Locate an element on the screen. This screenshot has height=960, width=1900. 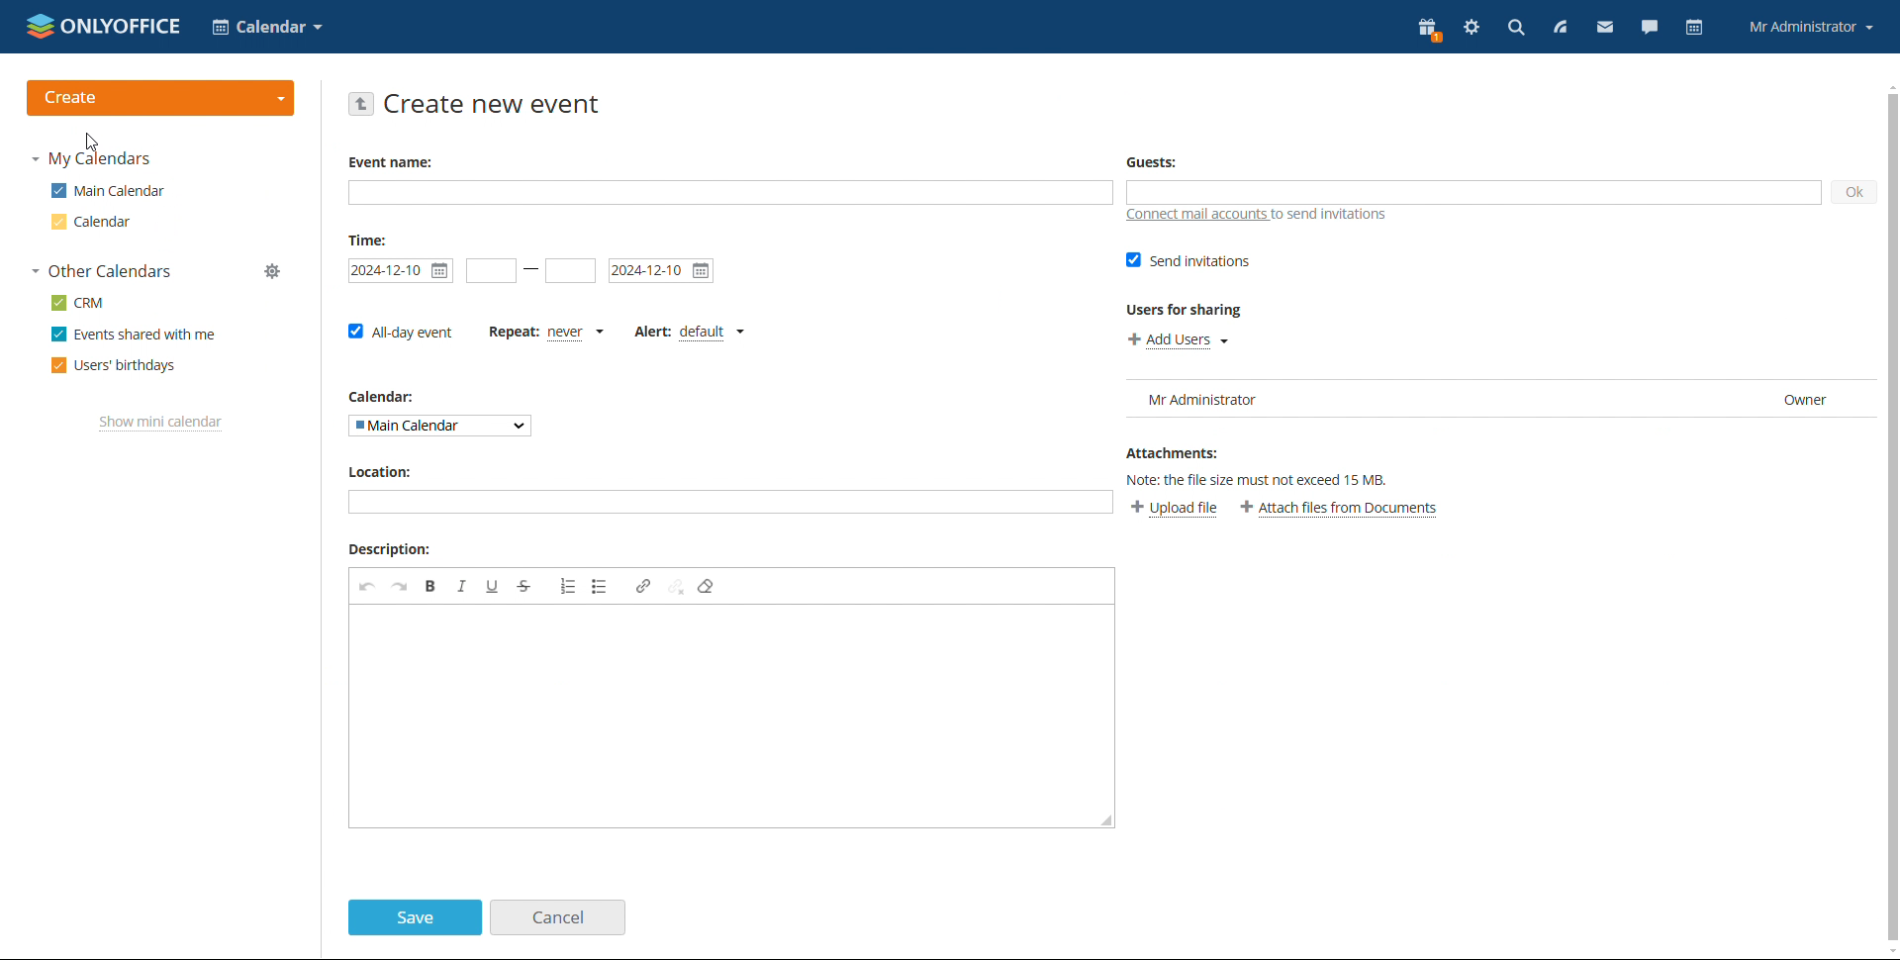
add users is located at coordinates (1179, 339).